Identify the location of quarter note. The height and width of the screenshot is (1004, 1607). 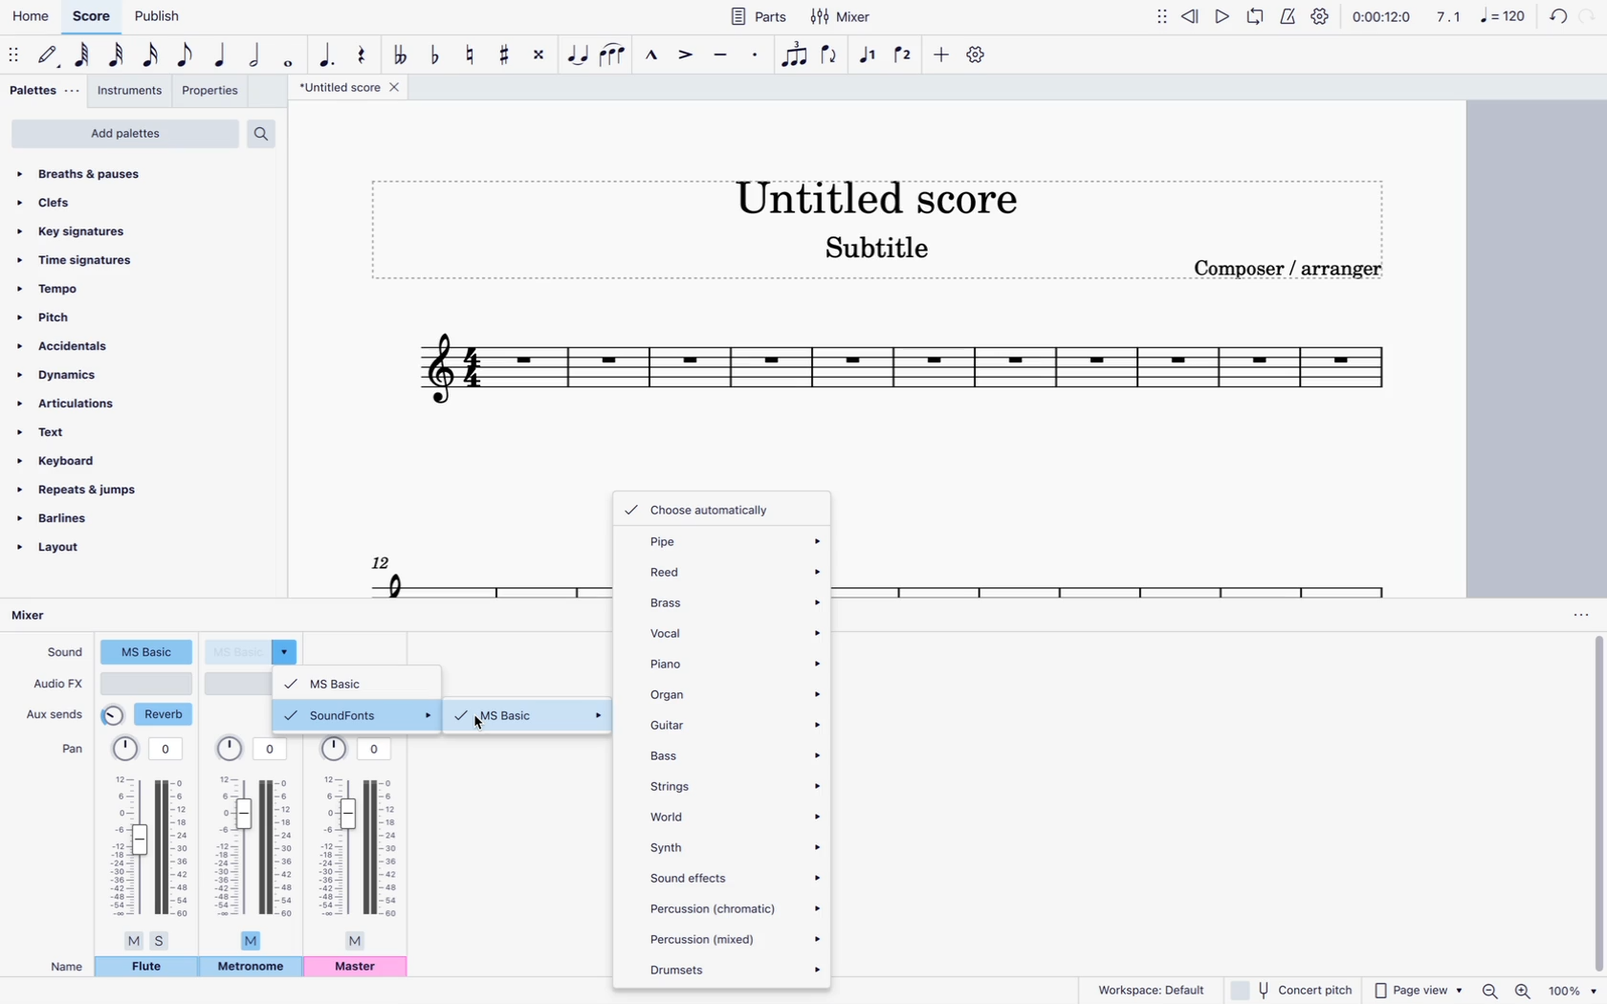
(221, 55).